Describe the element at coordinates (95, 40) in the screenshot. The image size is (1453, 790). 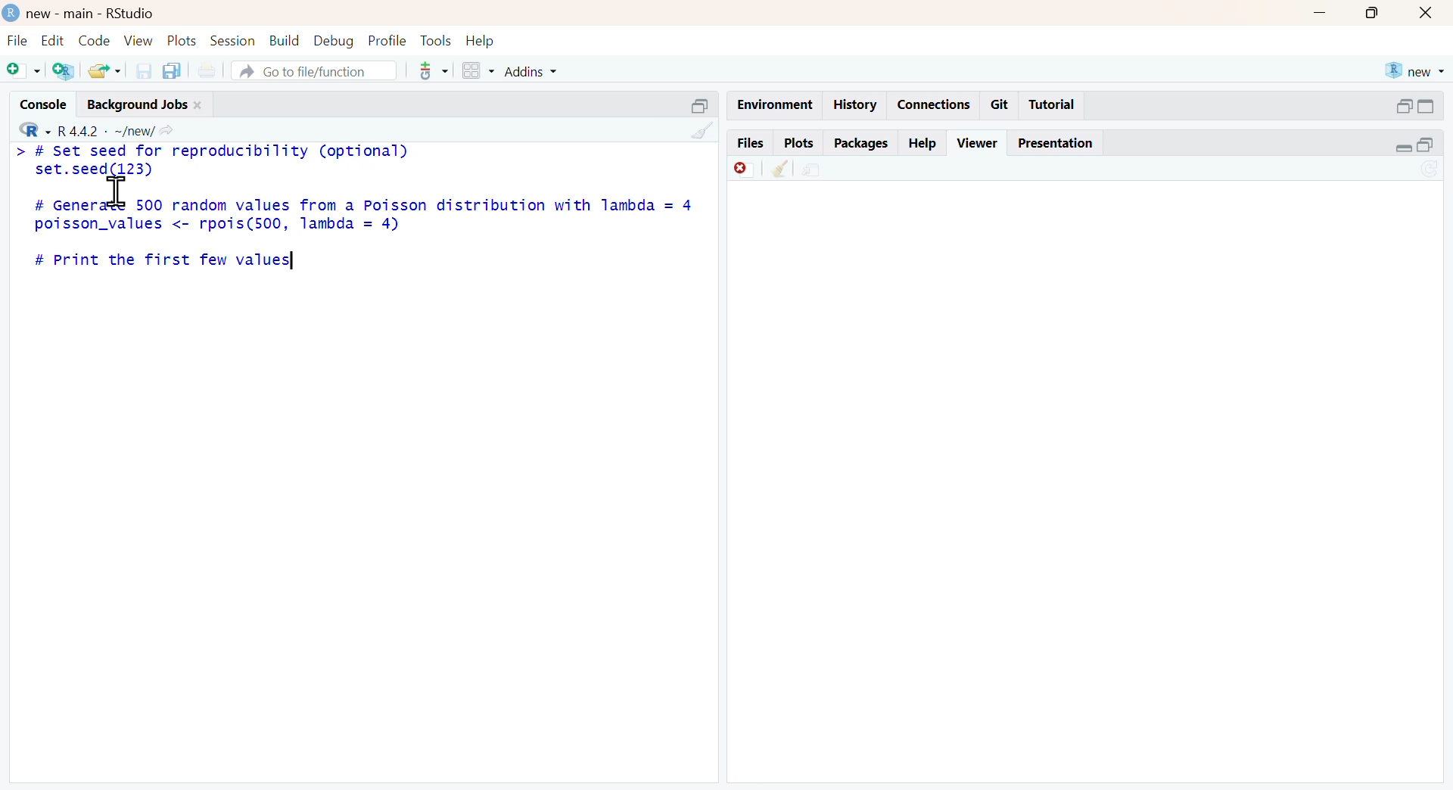
I see `code` at that location.